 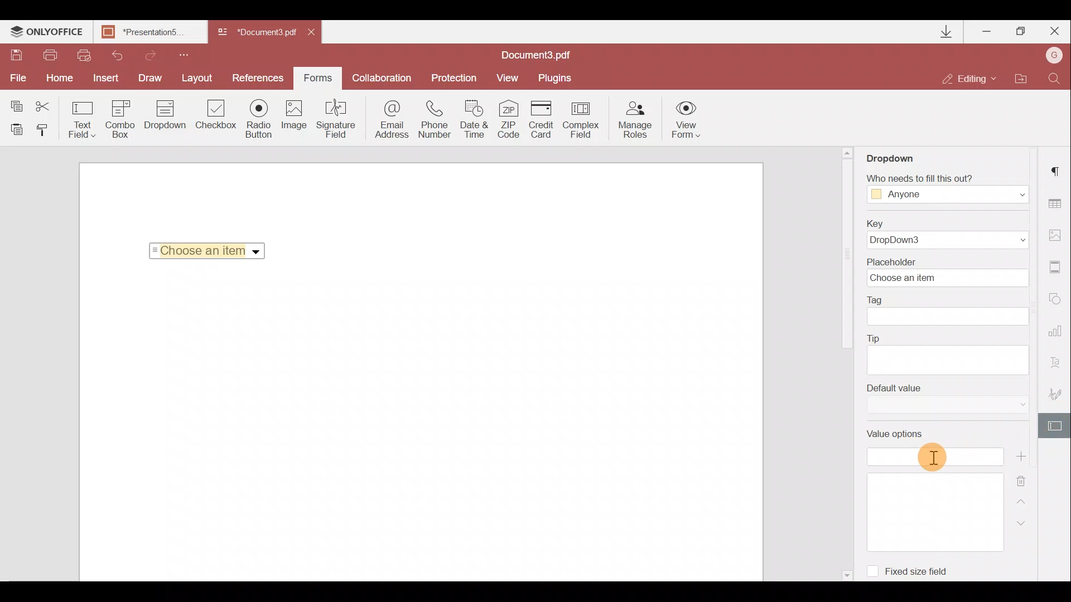 I want to click on Add, so click(x=1020, y=456).